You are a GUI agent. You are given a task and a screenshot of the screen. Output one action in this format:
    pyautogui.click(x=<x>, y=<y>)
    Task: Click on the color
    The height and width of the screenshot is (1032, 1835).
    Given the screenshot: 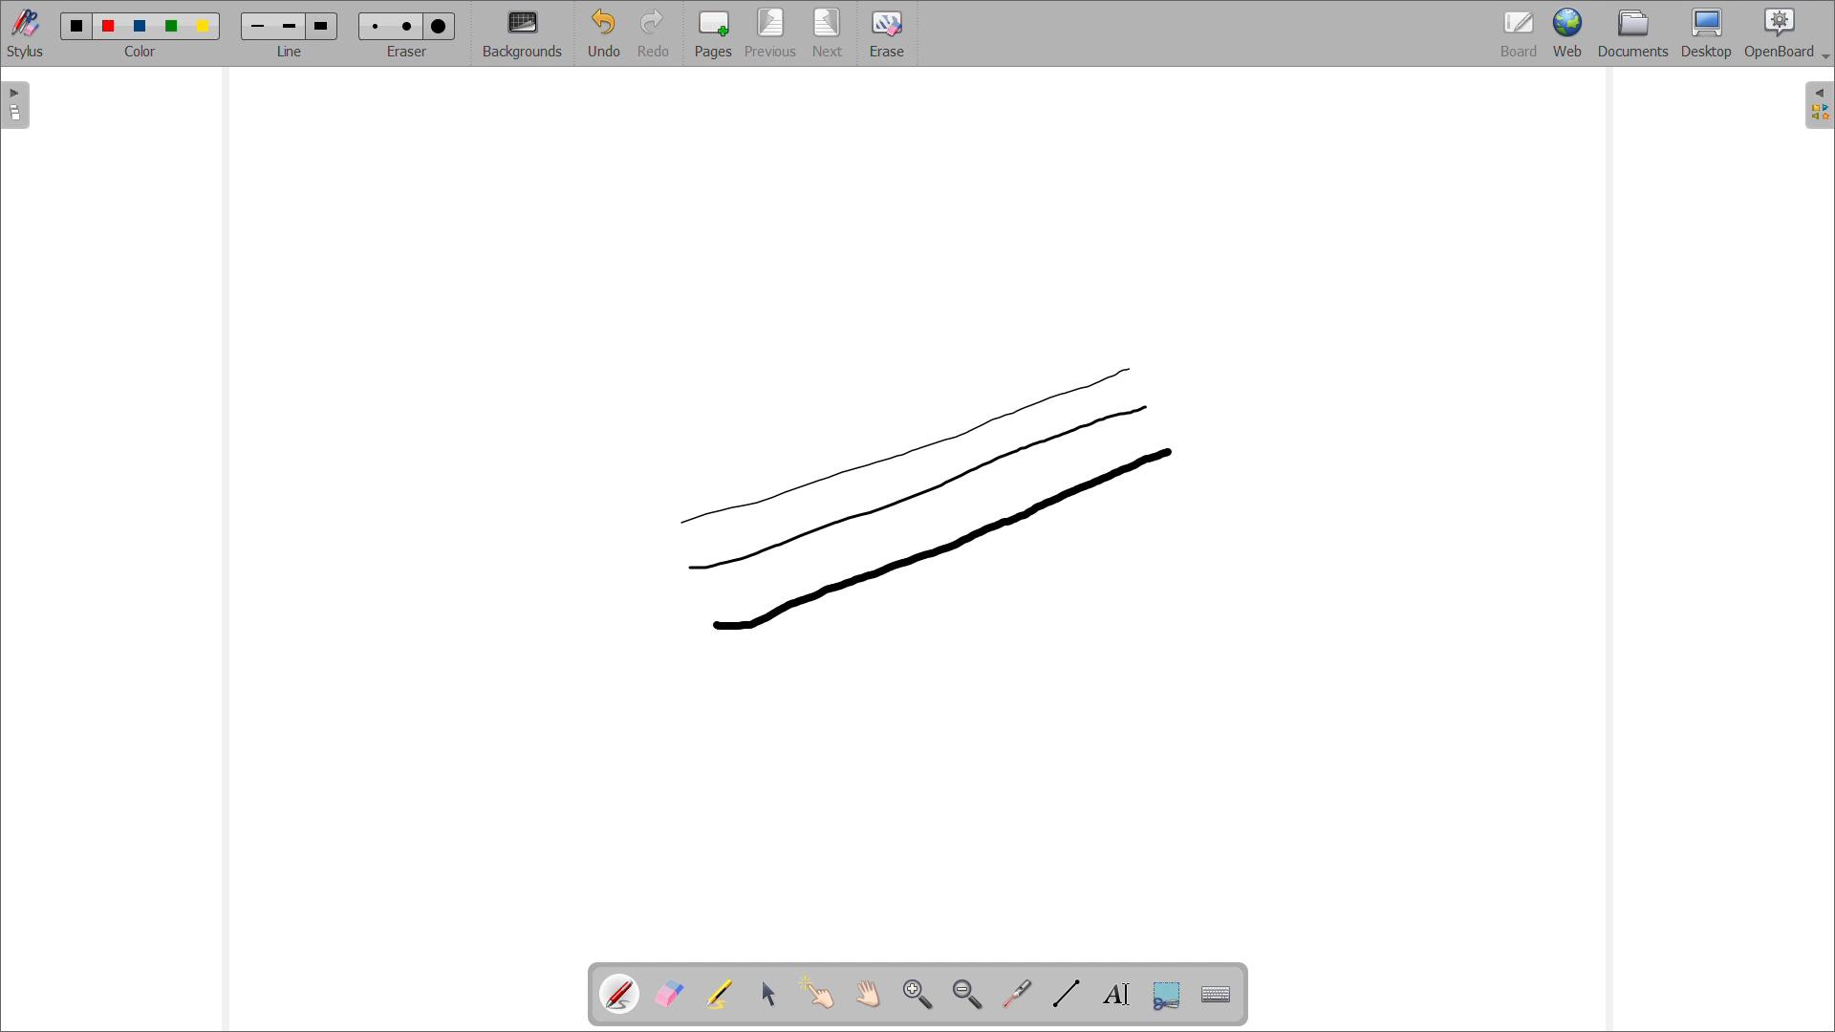 What is the action you would take?
    pyautogui.click(x=111, y=26)
    